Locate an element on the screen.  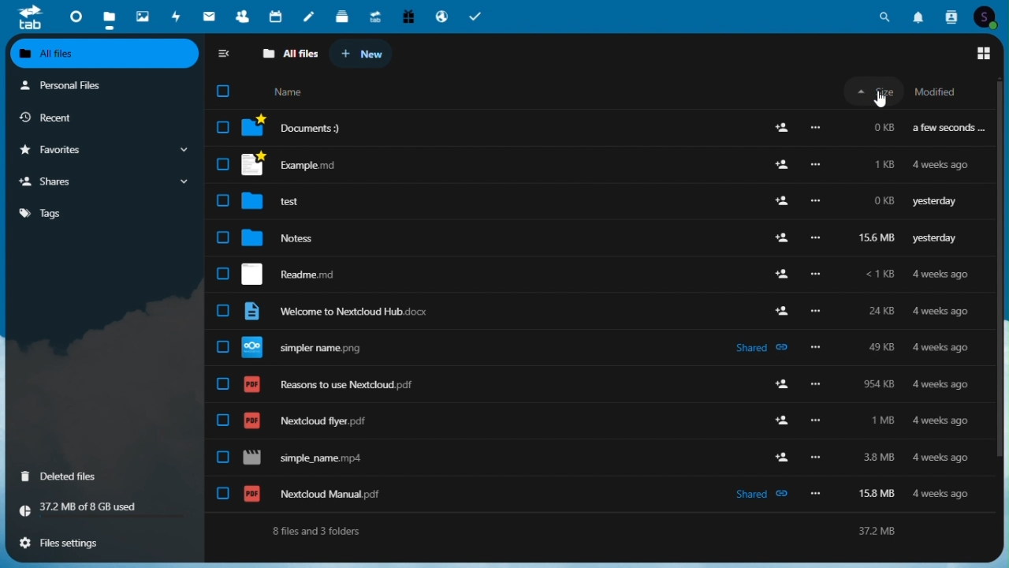
Reasons to use Nextcloud pdf is located at coordinates (595, 422).